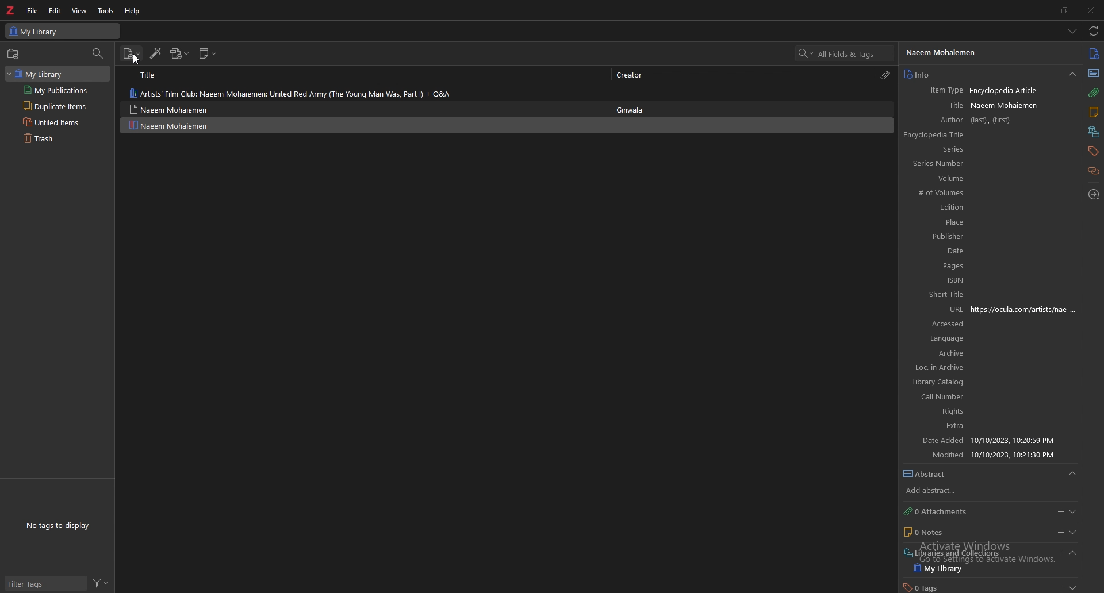 The width and height of the screenshot is (1104, 593). What do you see at coordinates (936, 324) in the screenshot?
I see `accessed` at bounding box center [936, 324].